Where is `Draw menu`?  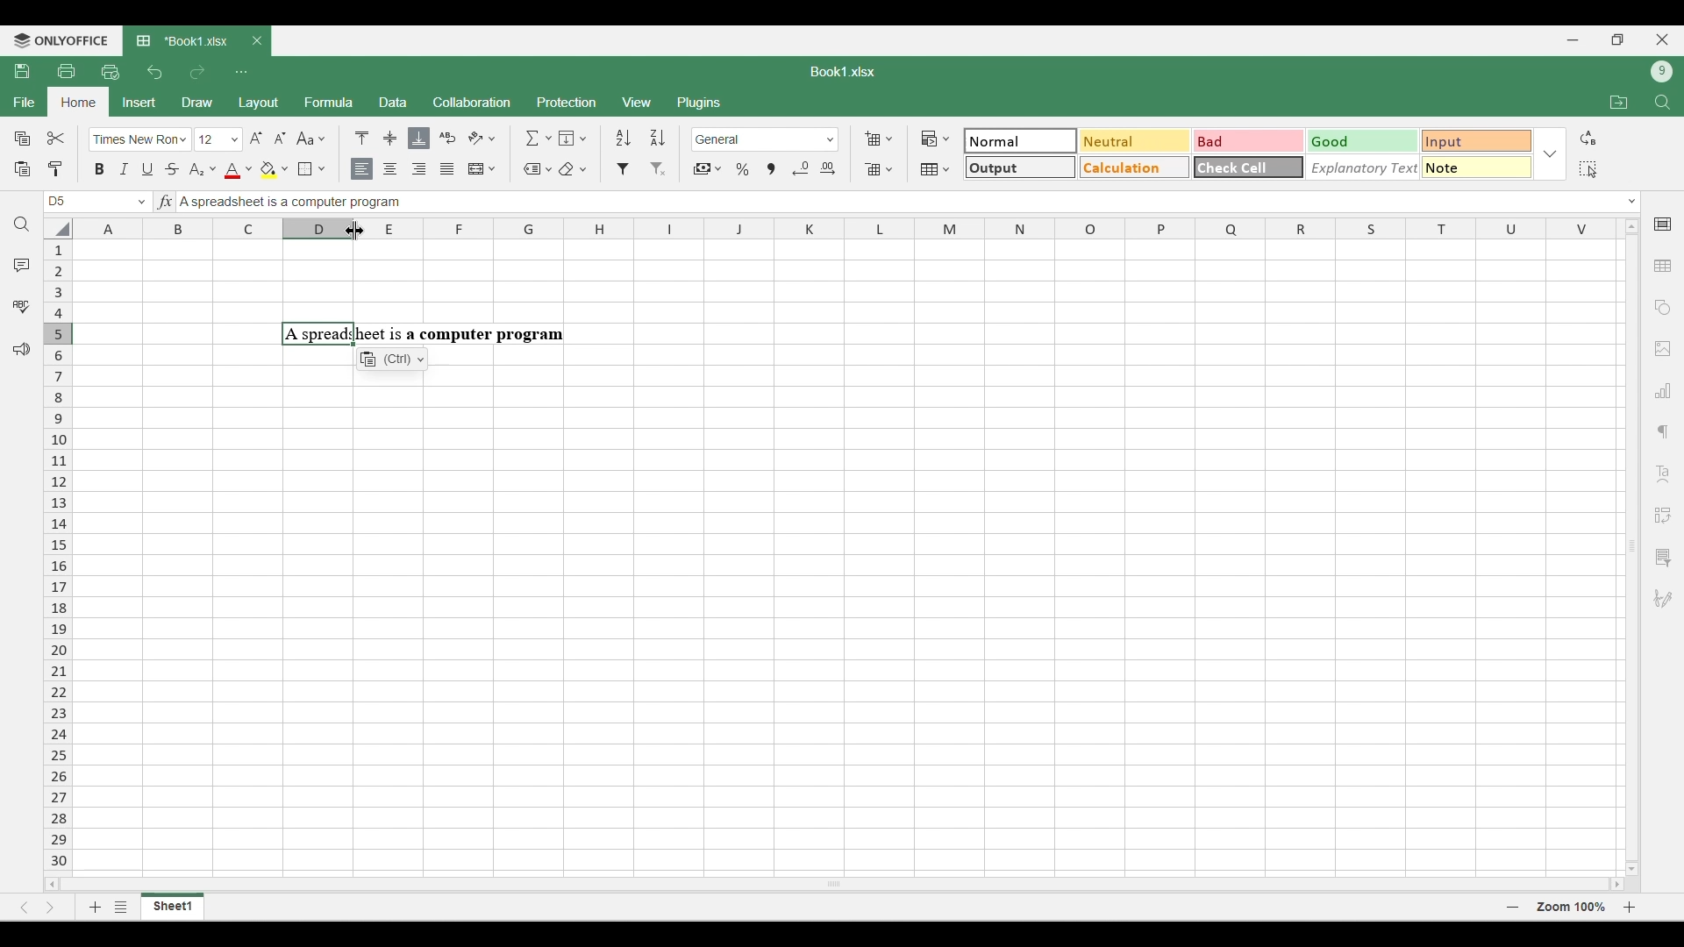
Draw menu is located at coordinates (198, 102).